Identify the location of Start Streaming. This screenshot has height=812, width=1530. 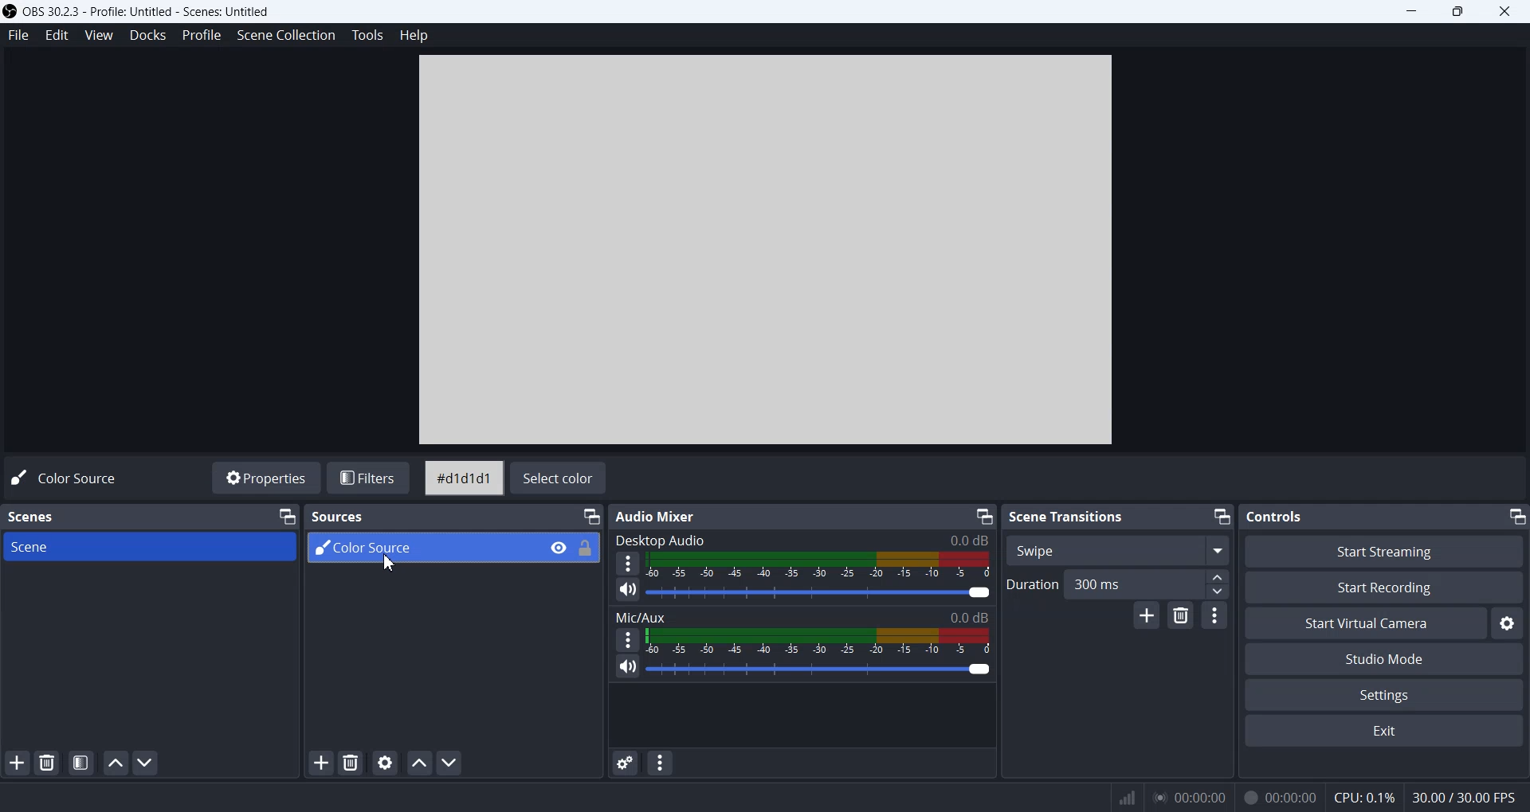
(1383, 551).